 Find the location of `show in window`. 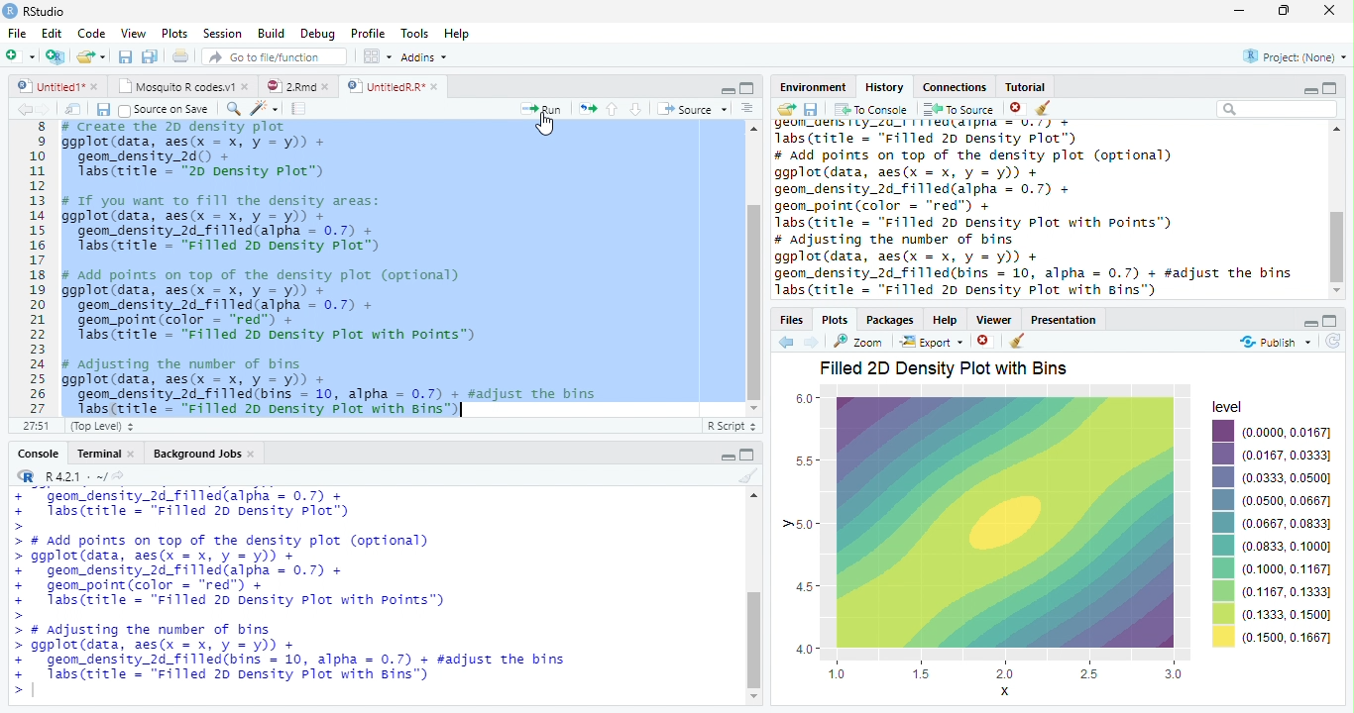

show in window is located at coordinates (74, 110).